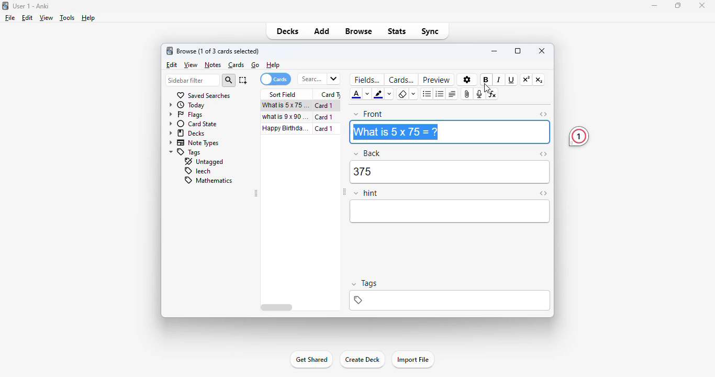 This screenshot has height=377, width=715. I want to click on italic, so click(499, 80).